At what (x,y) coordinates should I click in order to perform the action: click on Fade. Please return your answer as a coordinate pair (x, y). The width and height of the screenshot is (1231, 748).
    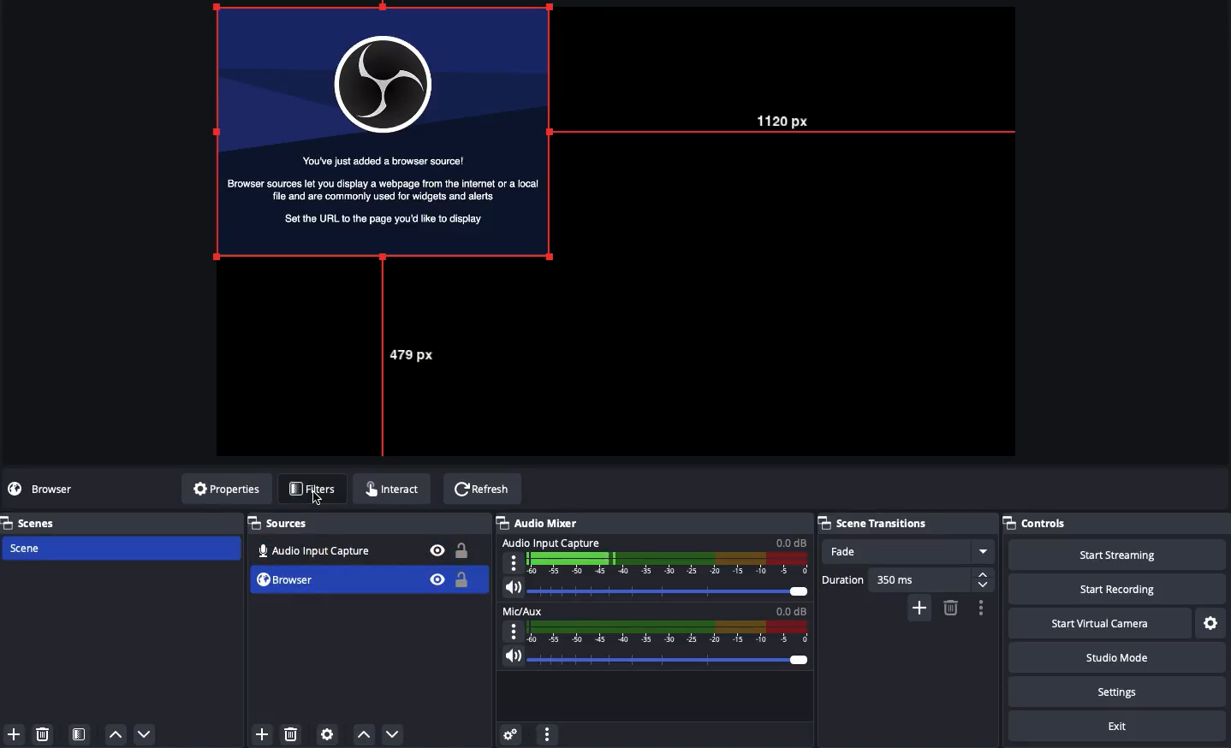
    Looking at the image, I should click on (908, 551).